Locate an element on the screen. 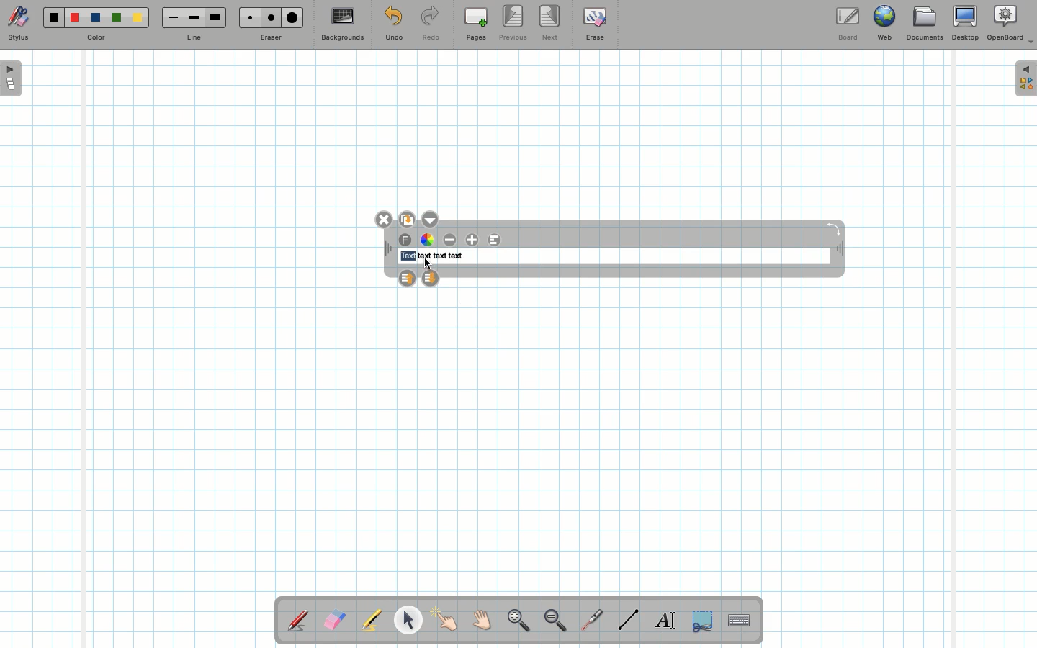 The image size is (1037, 648). Previous is located at coordinates (514, 24).